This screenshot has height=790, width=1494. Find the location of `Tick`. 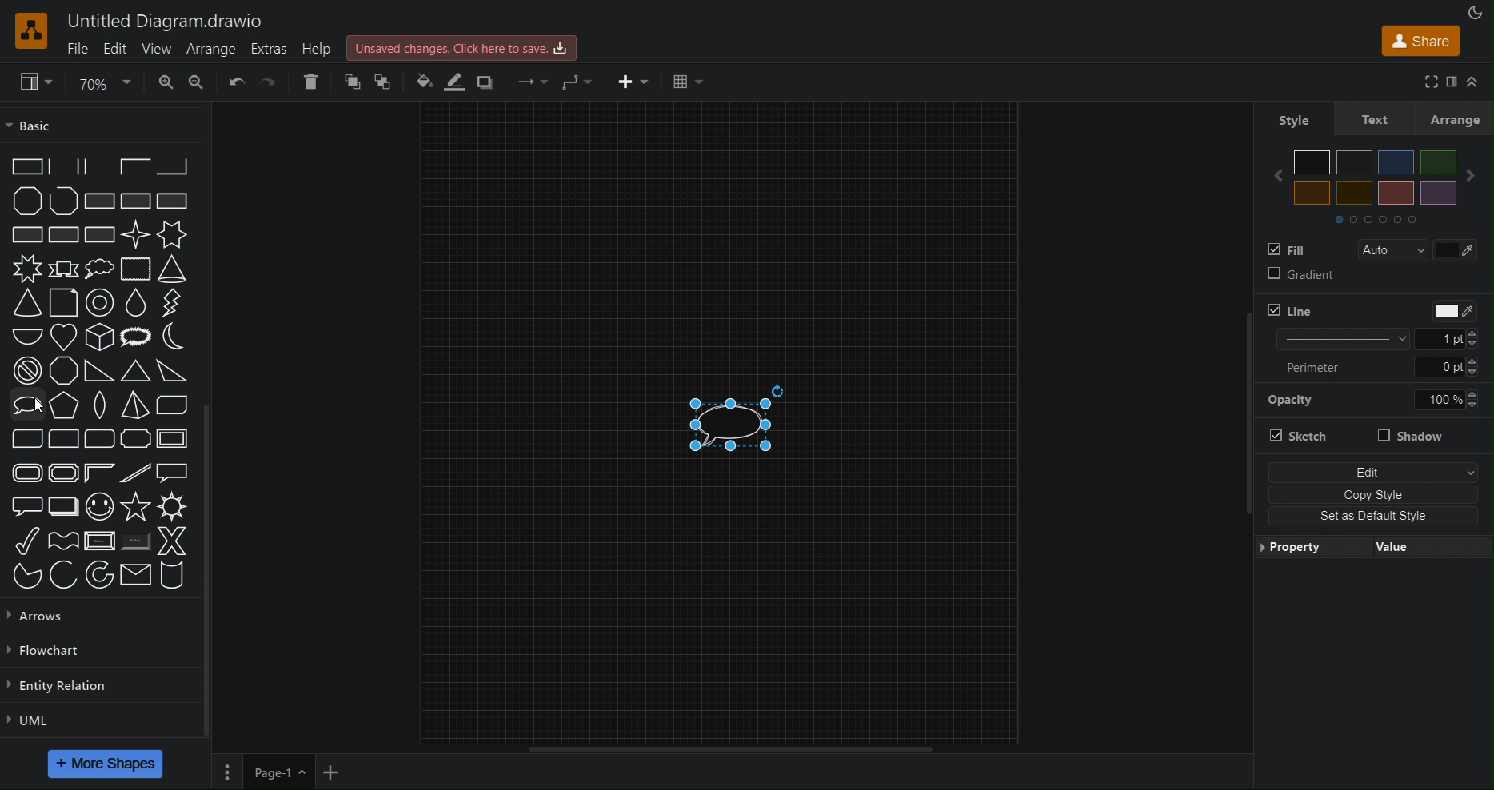

Tick is located at coordinates (22, 541).